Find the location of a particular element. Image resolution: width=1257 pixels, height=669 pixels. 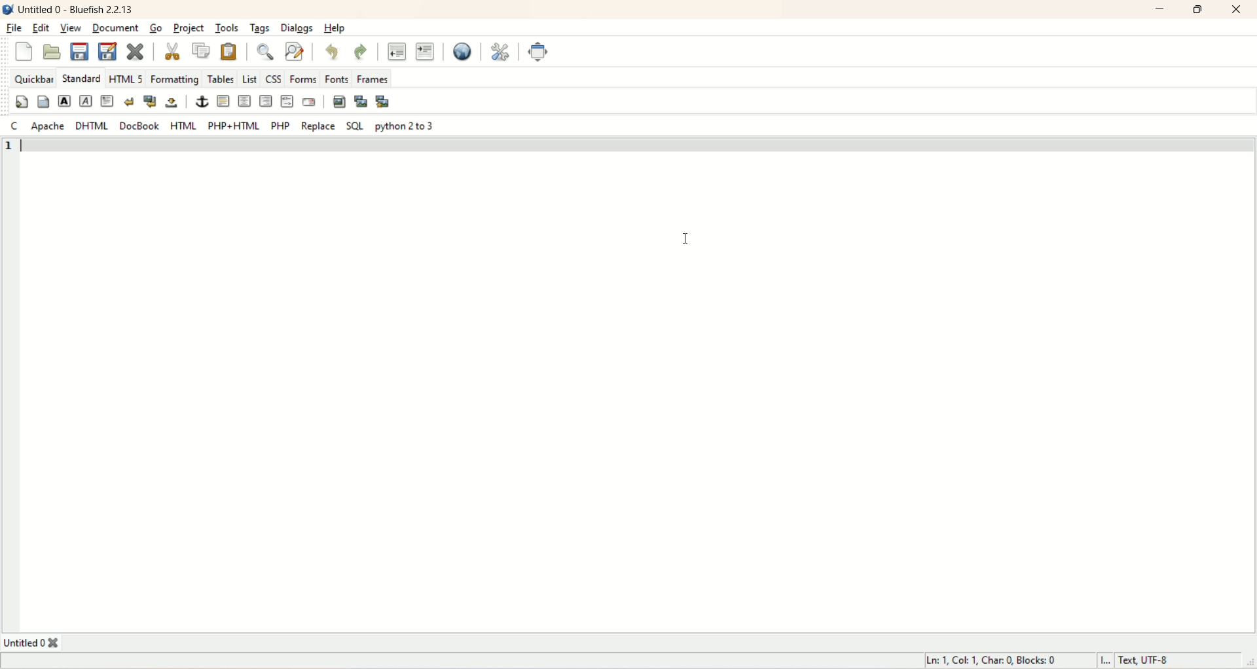

CSS is located at coordinates (274, 78).